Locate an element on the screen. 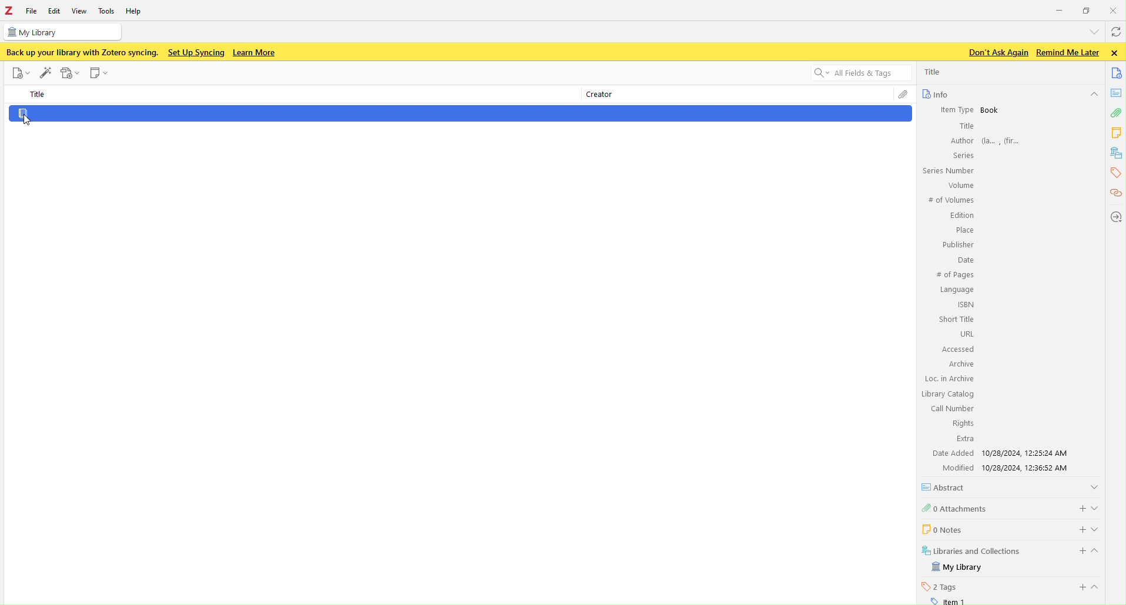  list all tabs is located at coordinates (1090, 34).